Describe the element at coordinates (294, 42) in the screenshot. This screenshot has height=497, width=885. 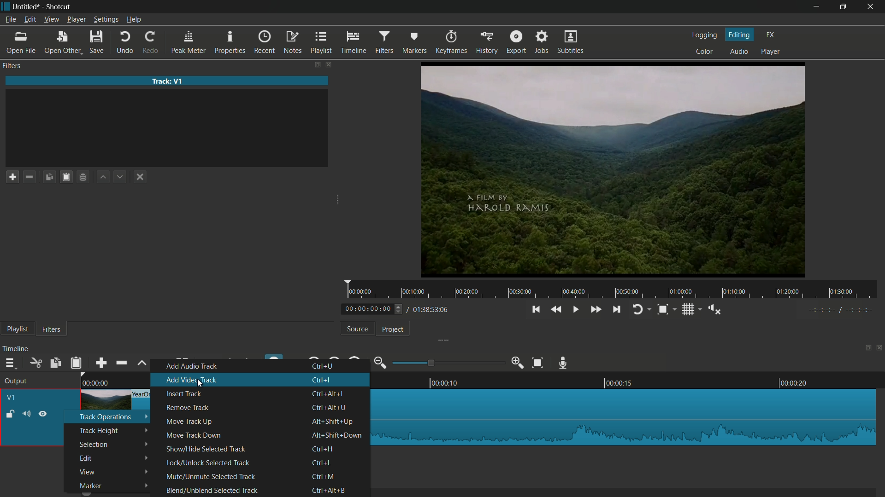
I see `notes` at that location.